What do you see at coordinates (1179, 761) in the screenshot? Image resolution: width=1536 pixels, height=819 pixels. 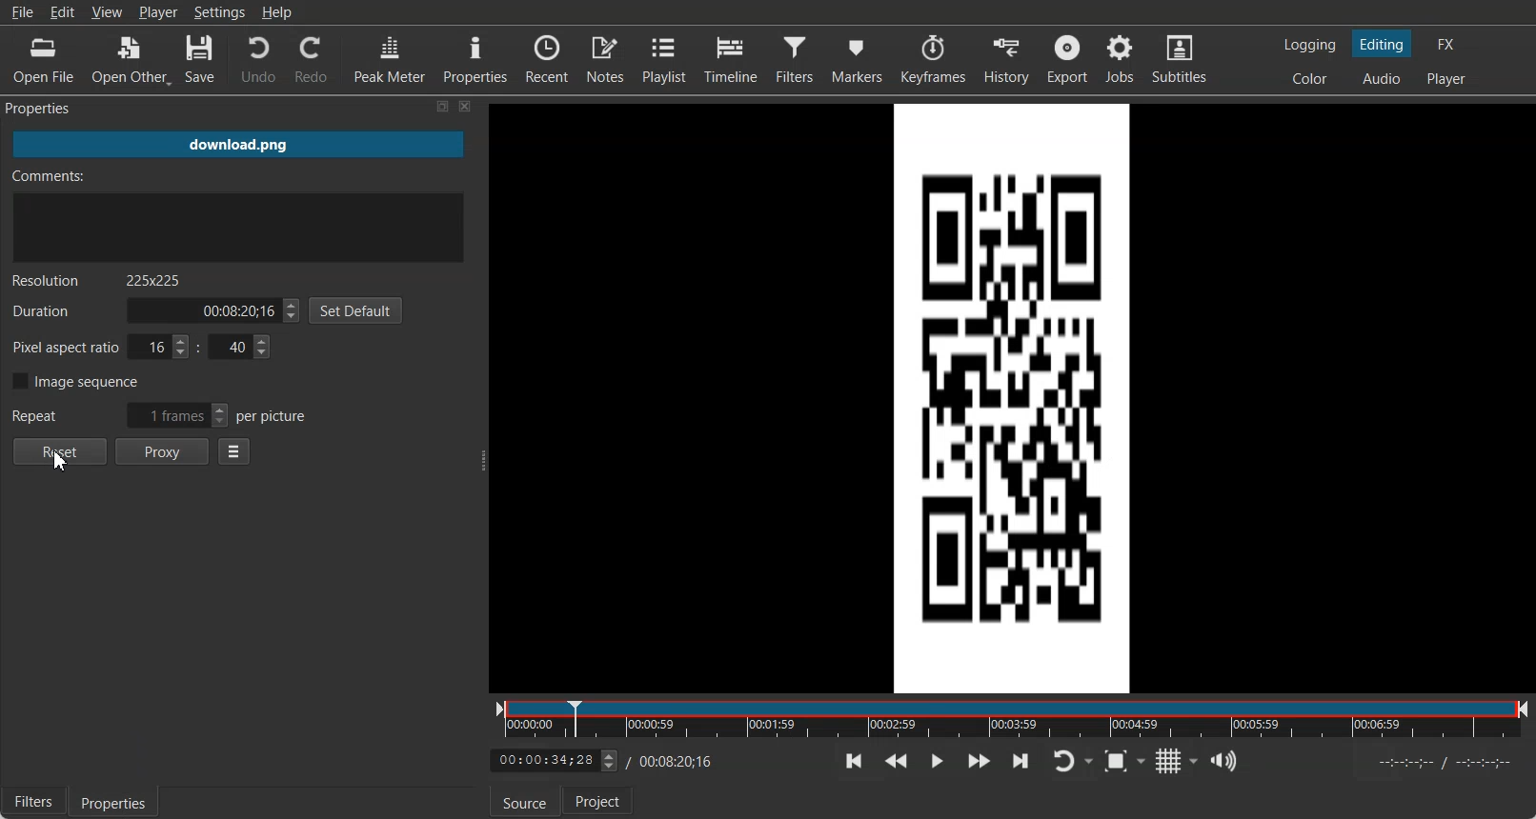 I see `Toggle grid display on the player` at bounding box center [1179, 761].